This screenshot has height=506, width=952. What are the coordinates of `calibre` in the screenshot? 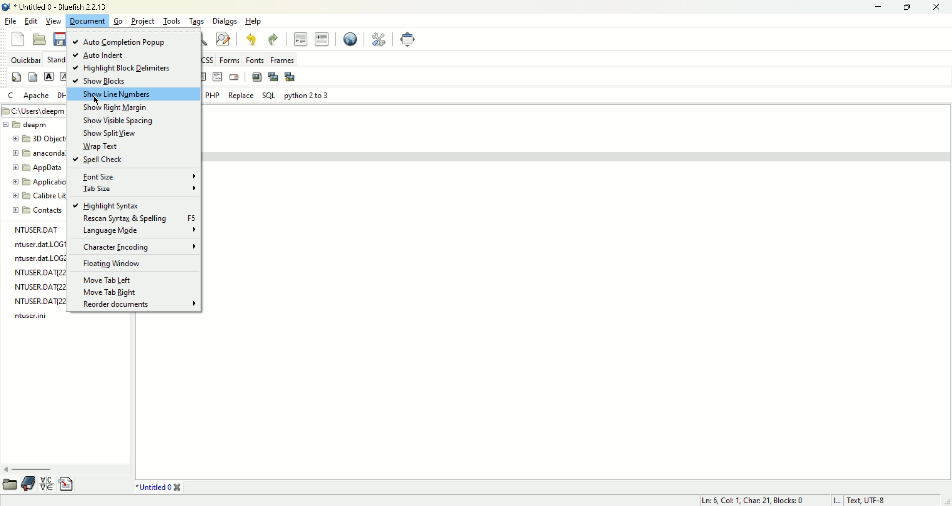 It's located at (36, 196).